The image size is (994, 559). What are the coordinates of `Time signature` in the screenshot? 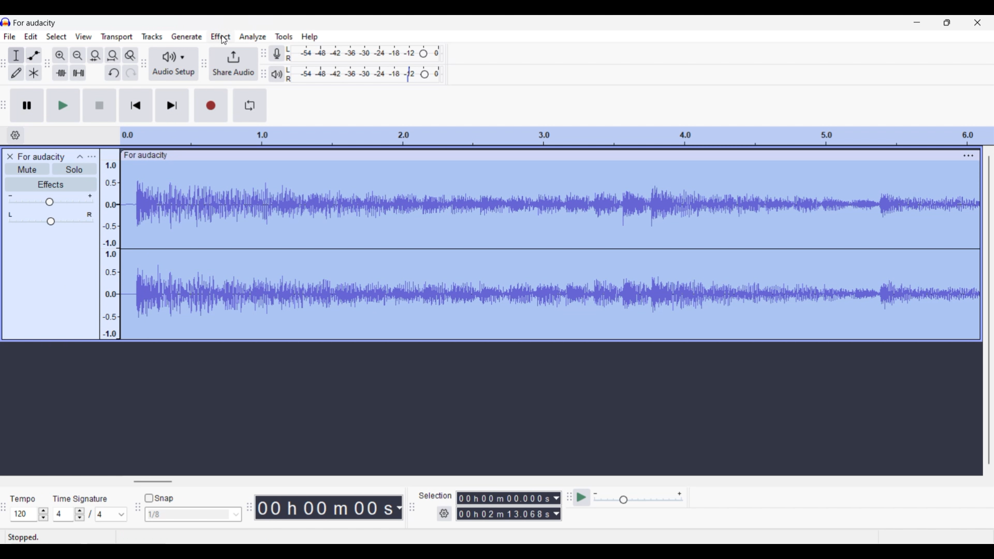 It's located at (81, 498).